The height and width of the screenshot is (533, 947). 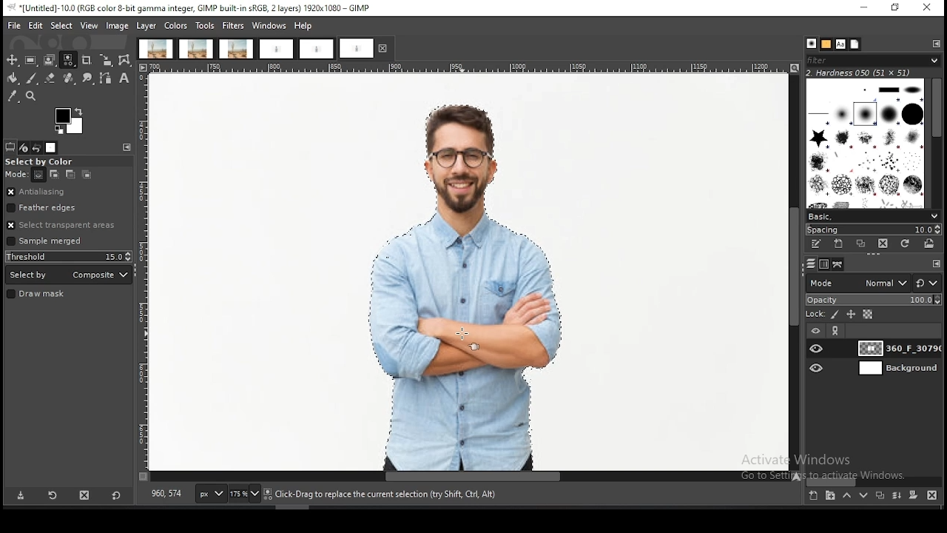 I want to click on layer, so click(x=146, y=26).